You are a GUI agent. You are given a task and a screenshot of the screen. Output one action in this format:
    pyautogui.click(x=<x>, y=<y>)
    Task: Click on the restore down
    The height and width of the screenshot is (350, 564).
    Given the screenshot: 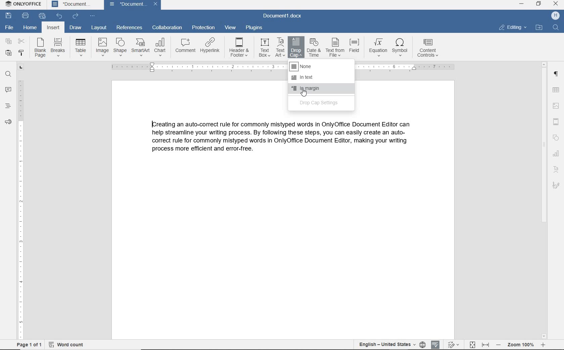 What is the action you would take?
    pyautogui.click(x=539, y=4)
    